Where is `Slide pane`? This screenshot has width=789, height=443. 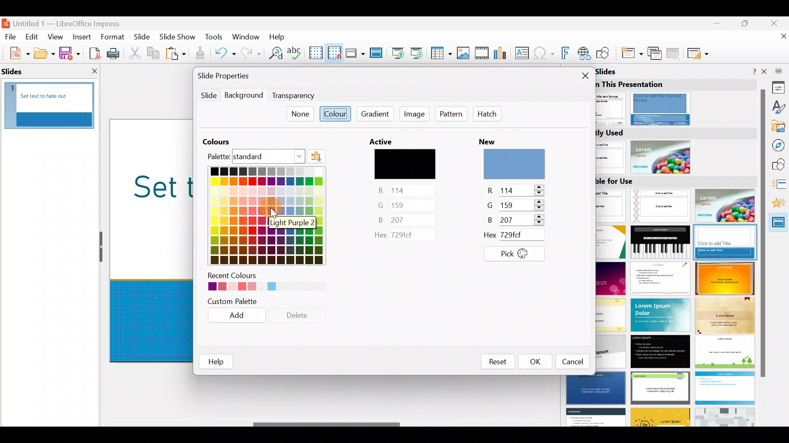
Slide pane is located at coordinates (54, 107).